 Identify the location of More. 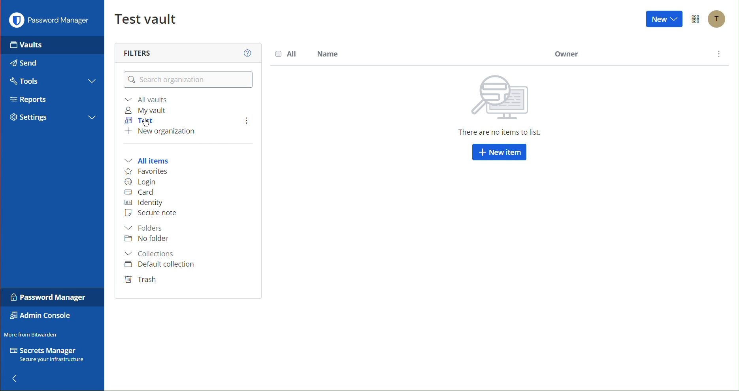
(243, 121).